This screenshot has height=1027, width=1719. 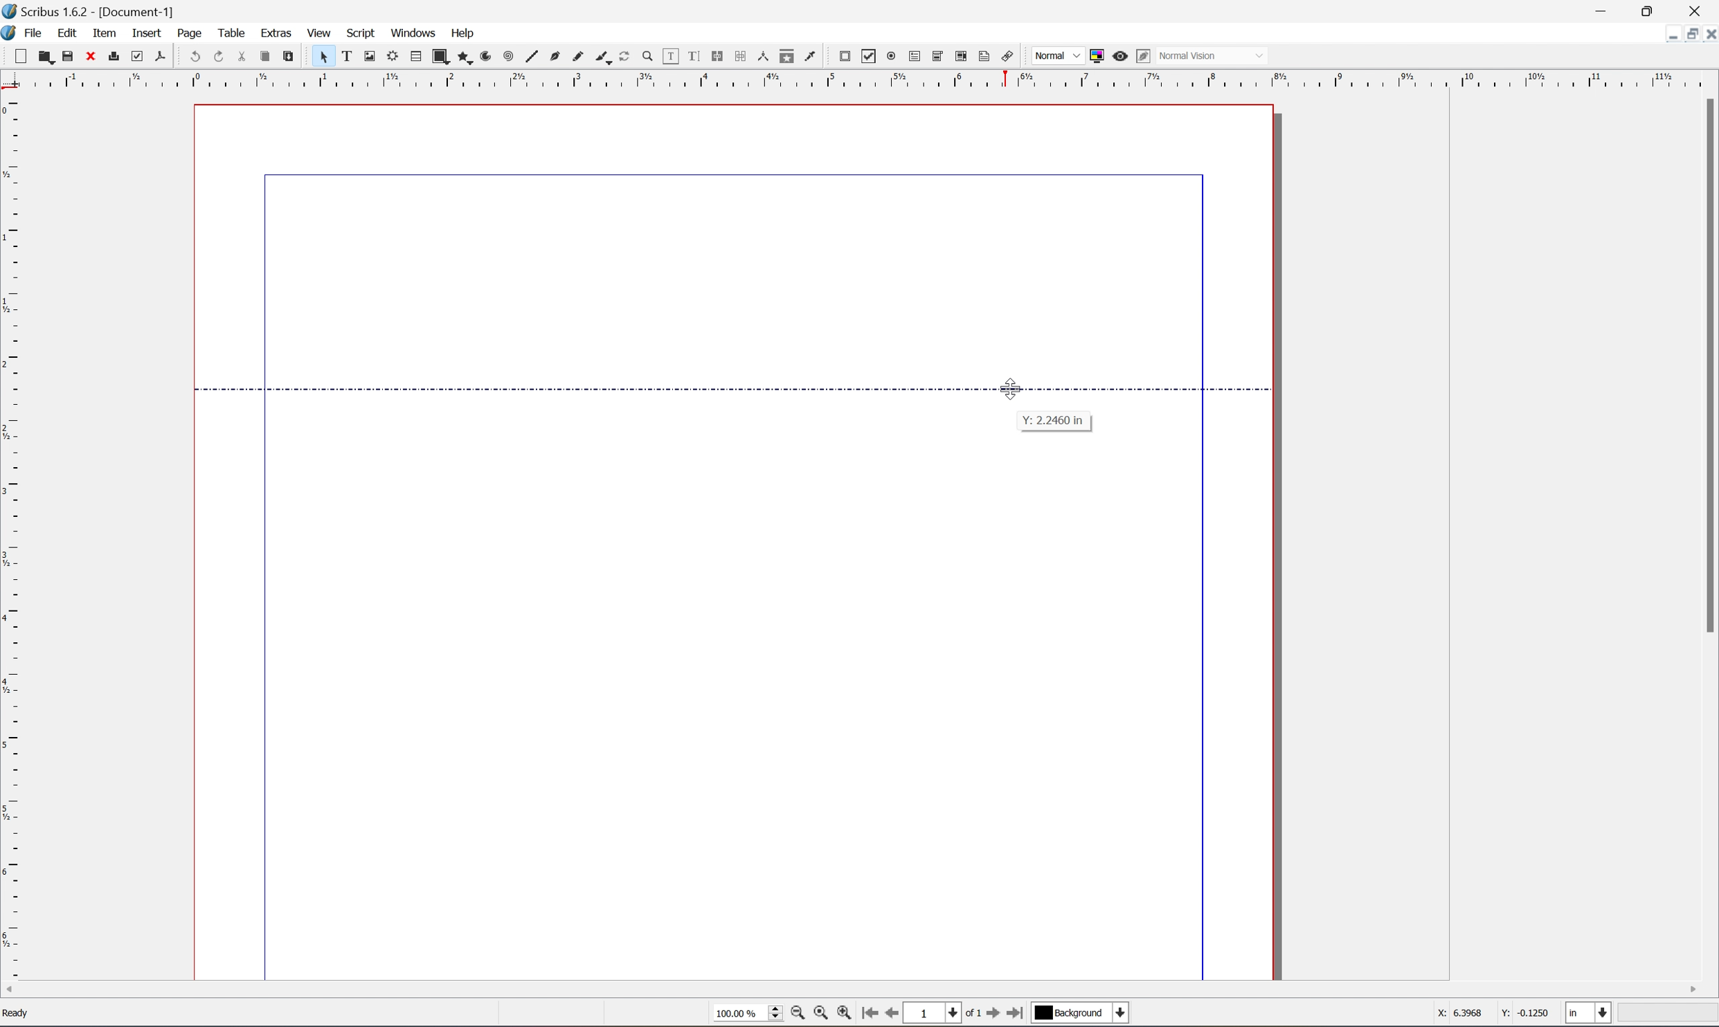 What do you see at coordinates (346, 57) in the screenshot?
I see `text frame` at bounding box center [346, 57].